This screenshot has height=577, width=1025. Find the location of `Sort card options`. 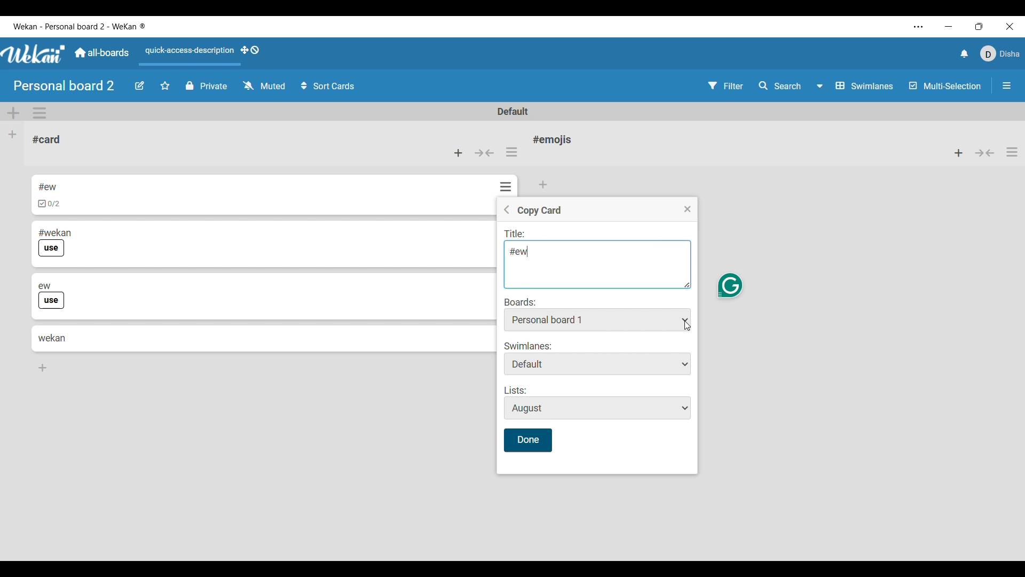

Sort card options is located at coordinates (328, 86).